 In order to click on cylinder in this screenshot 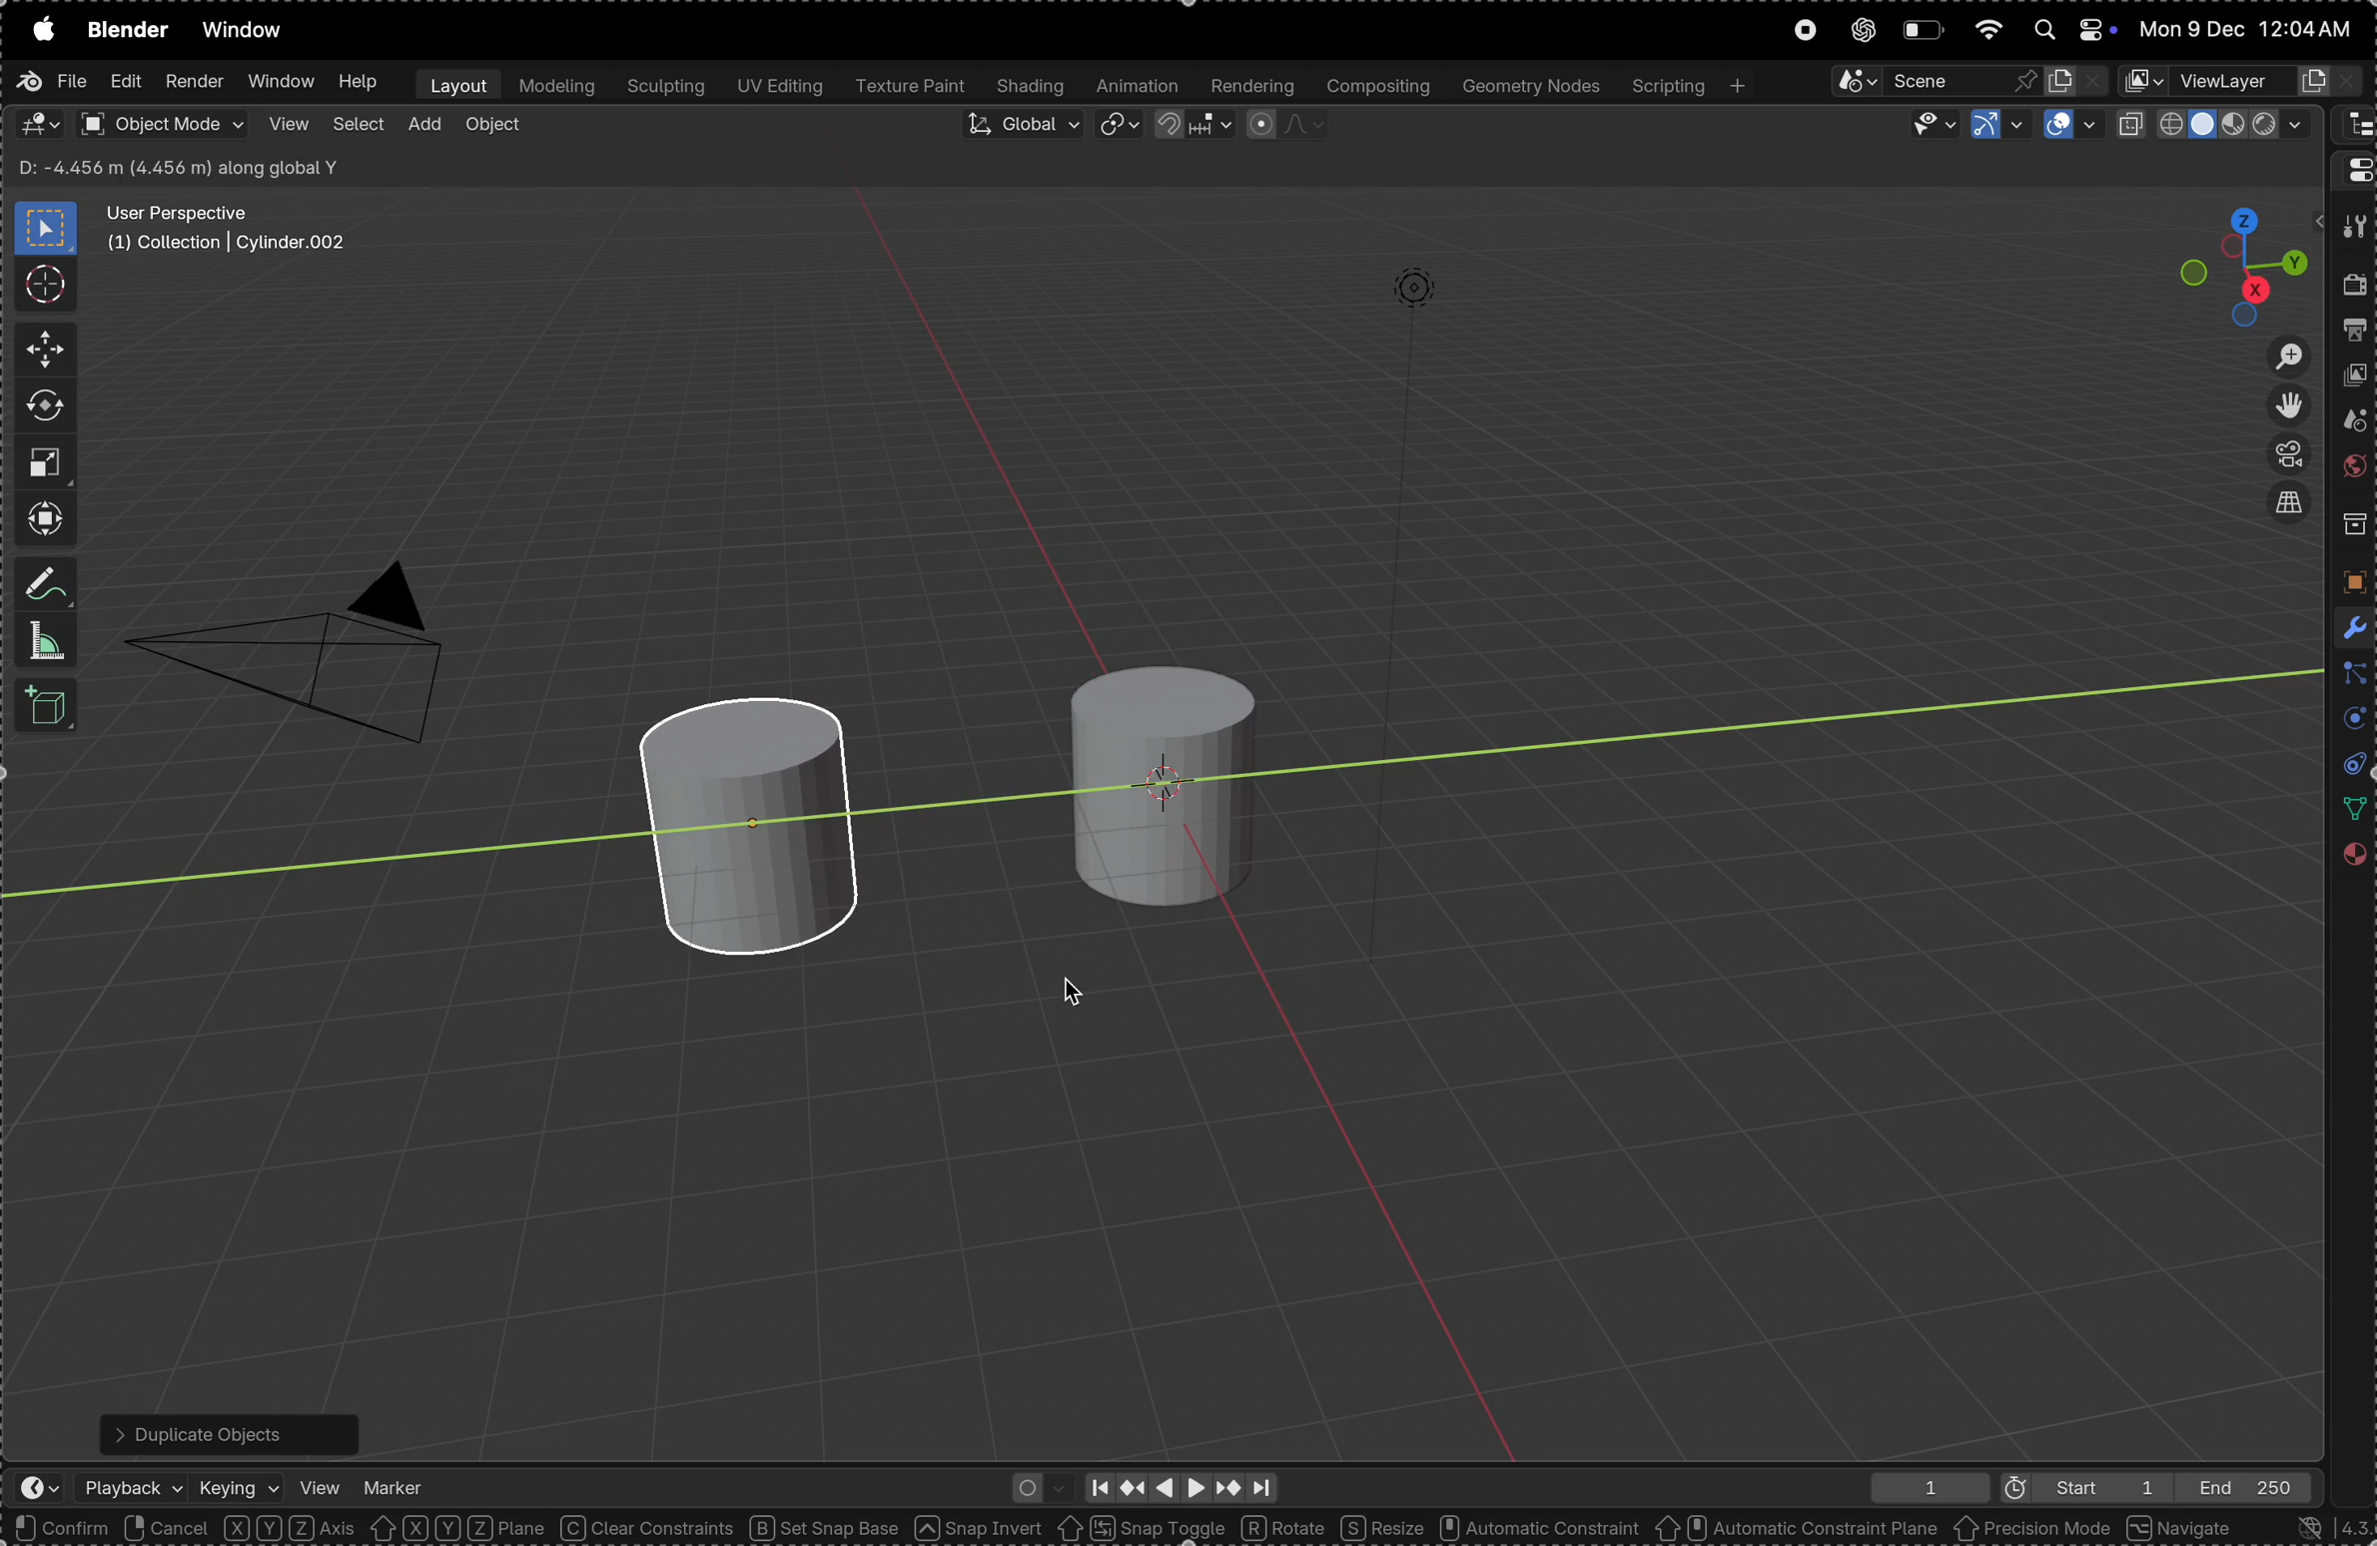, I will do `click(1151, 774)`.